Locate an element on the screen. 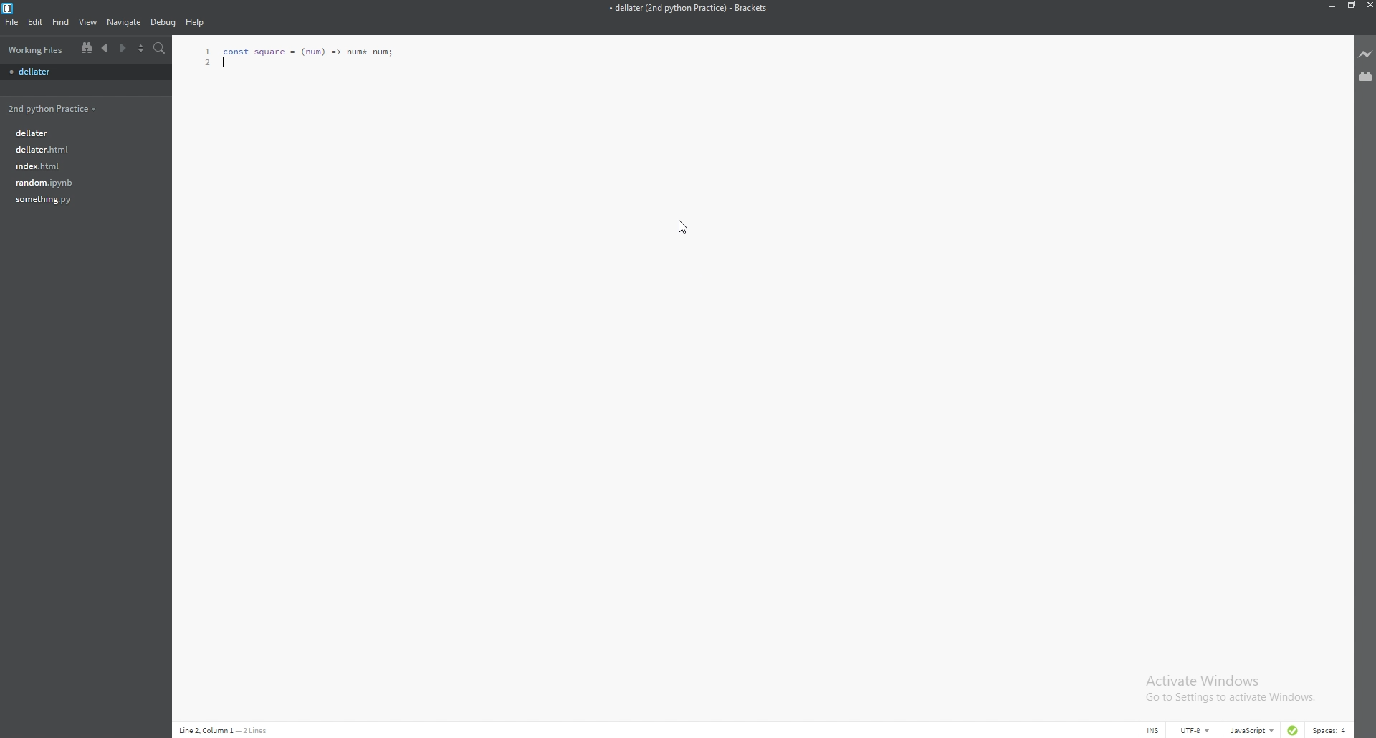 The image size is (1376, 738). split is located at coordinates (142, 49).